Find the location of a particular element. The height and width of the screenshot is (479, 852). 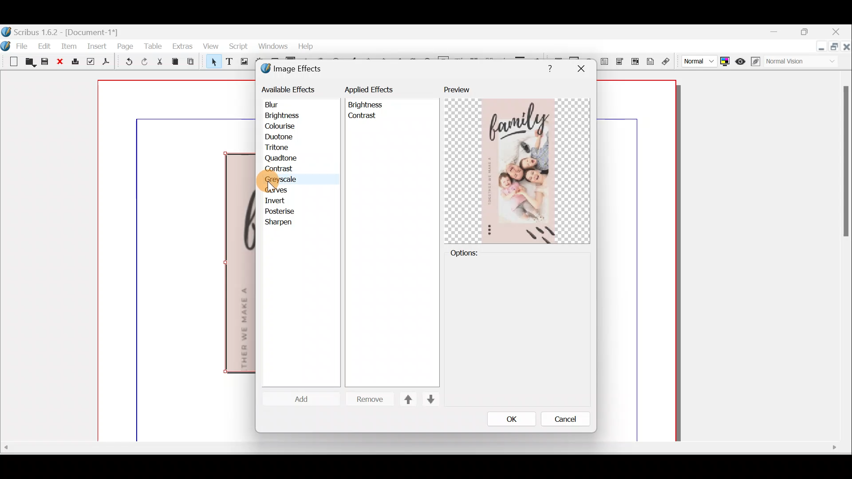

Copy is located at coordinates (177, 62).